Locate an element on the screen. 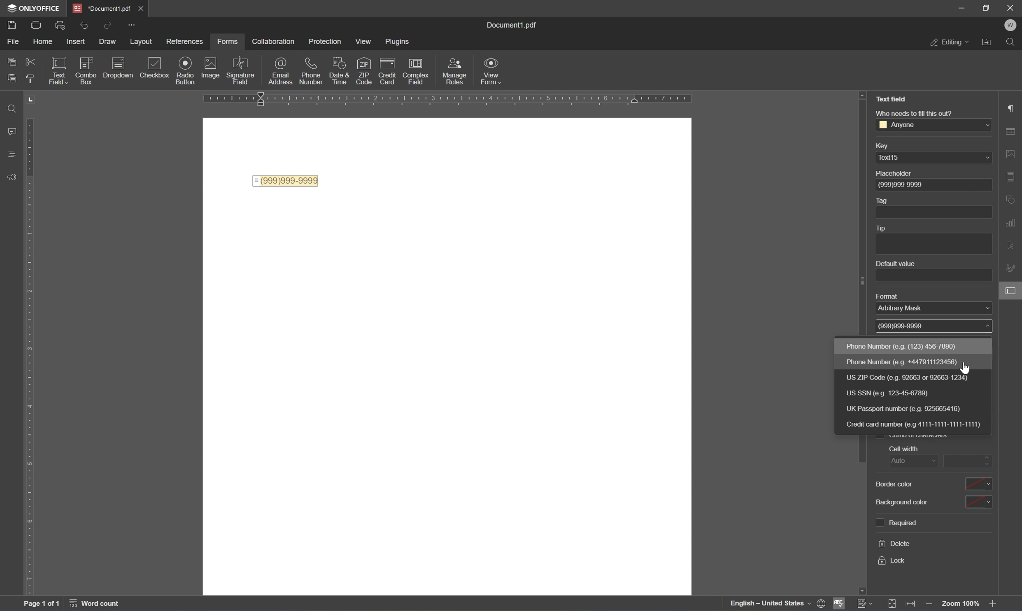 The image size is (1022, 611). fit to width is located at coordinates (910, 603).